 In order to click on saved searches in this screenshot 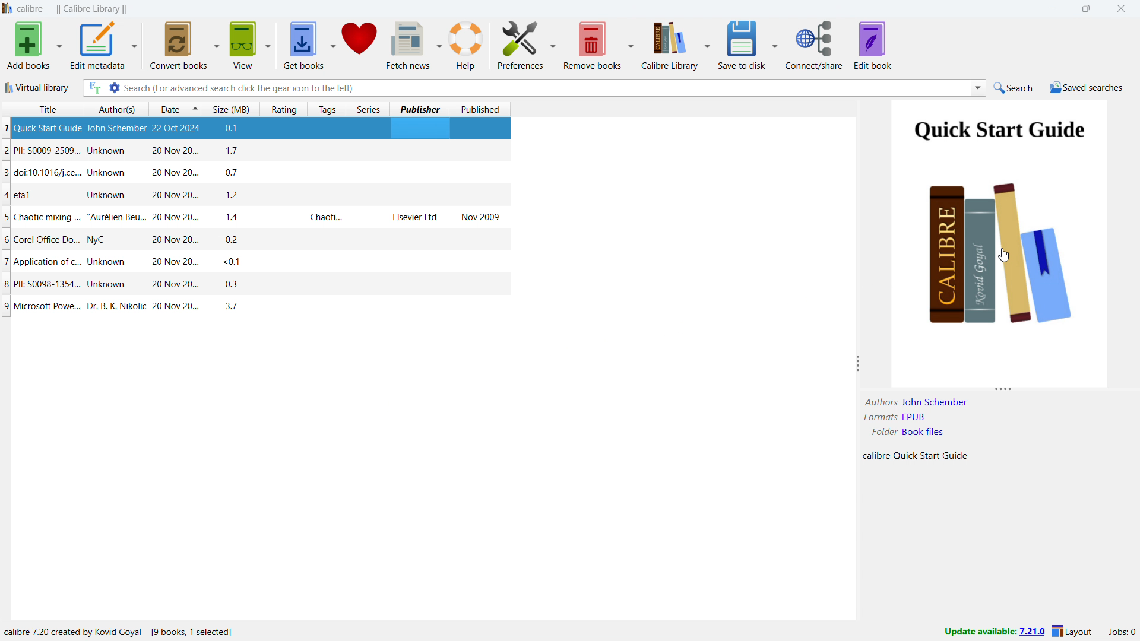, I will do `click(1087, 88)`.